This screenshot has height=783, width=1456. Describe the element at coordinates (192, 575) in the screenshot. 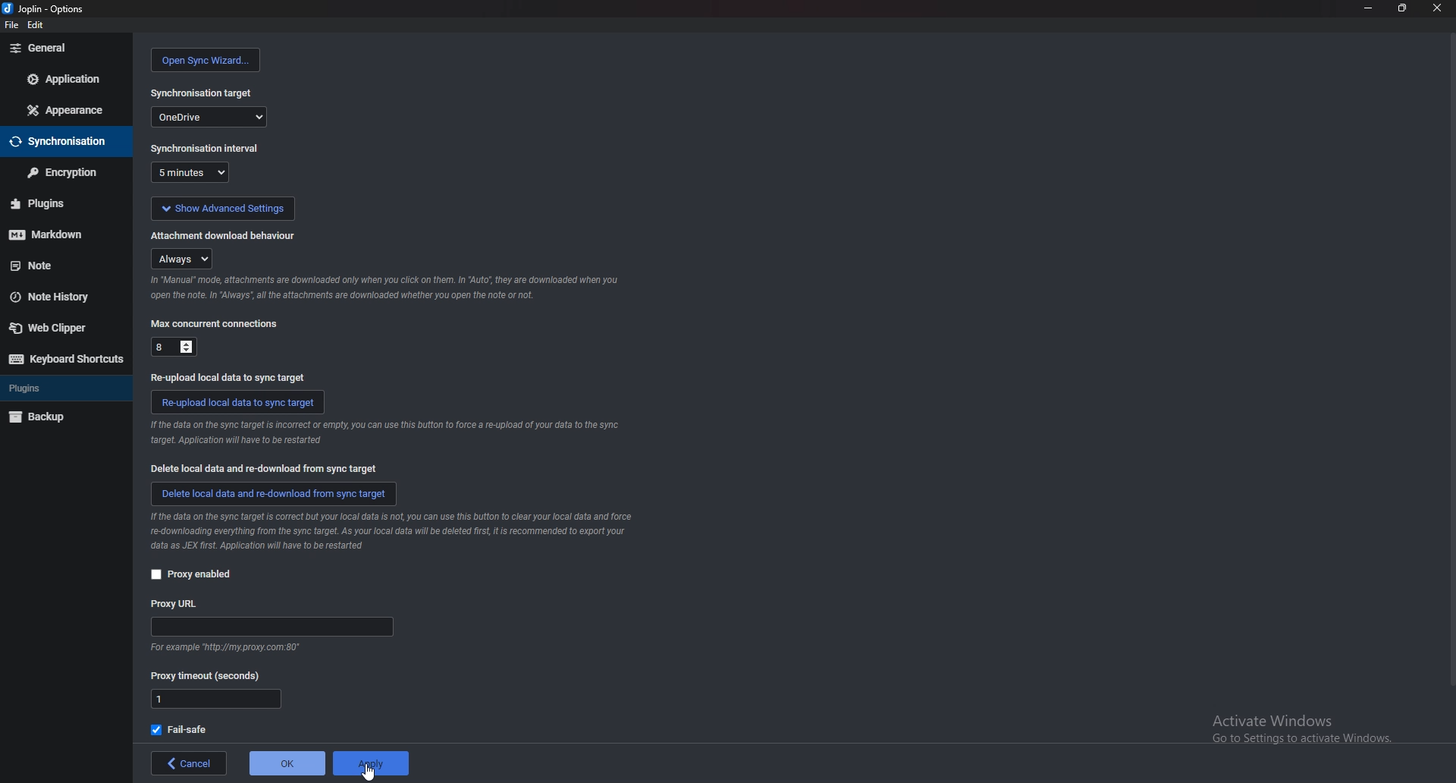

I see `proxy enabled` at that location.